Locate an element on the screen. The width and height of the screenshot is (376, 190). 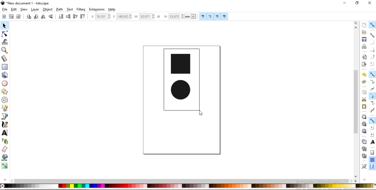
rotate 90 clockwise is located at coordinates (36, 17).